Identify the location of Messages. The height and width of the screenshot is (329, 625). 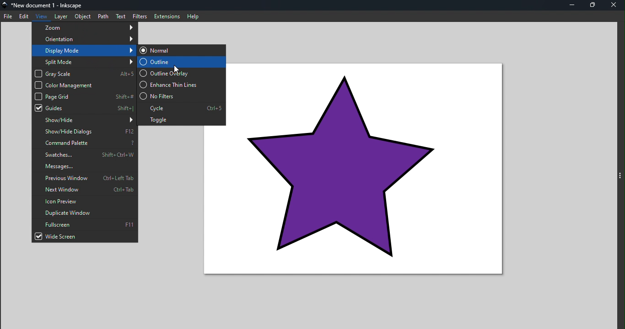
(86, 167).